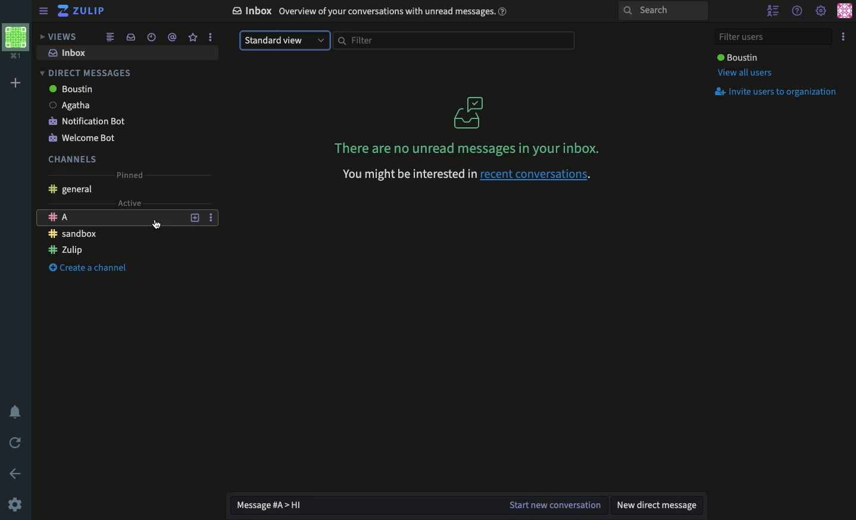  What do you see at coordinates (774, 37) in the screenshot?
I see `Filter users` at bounding box center [774, 37].